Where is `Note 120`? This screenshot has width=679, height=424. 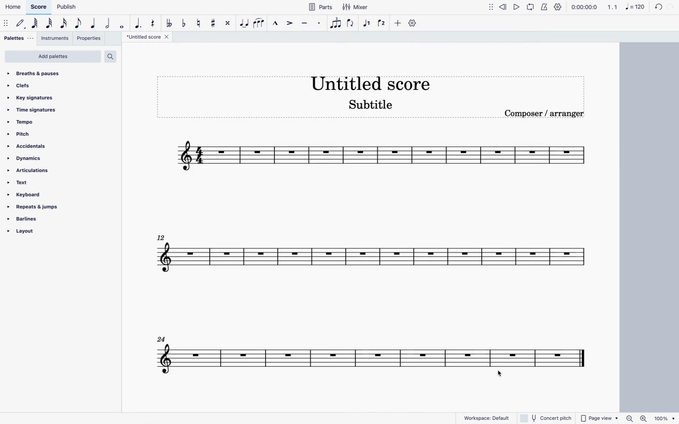 Note 120 is located at coordinates (637, 8).